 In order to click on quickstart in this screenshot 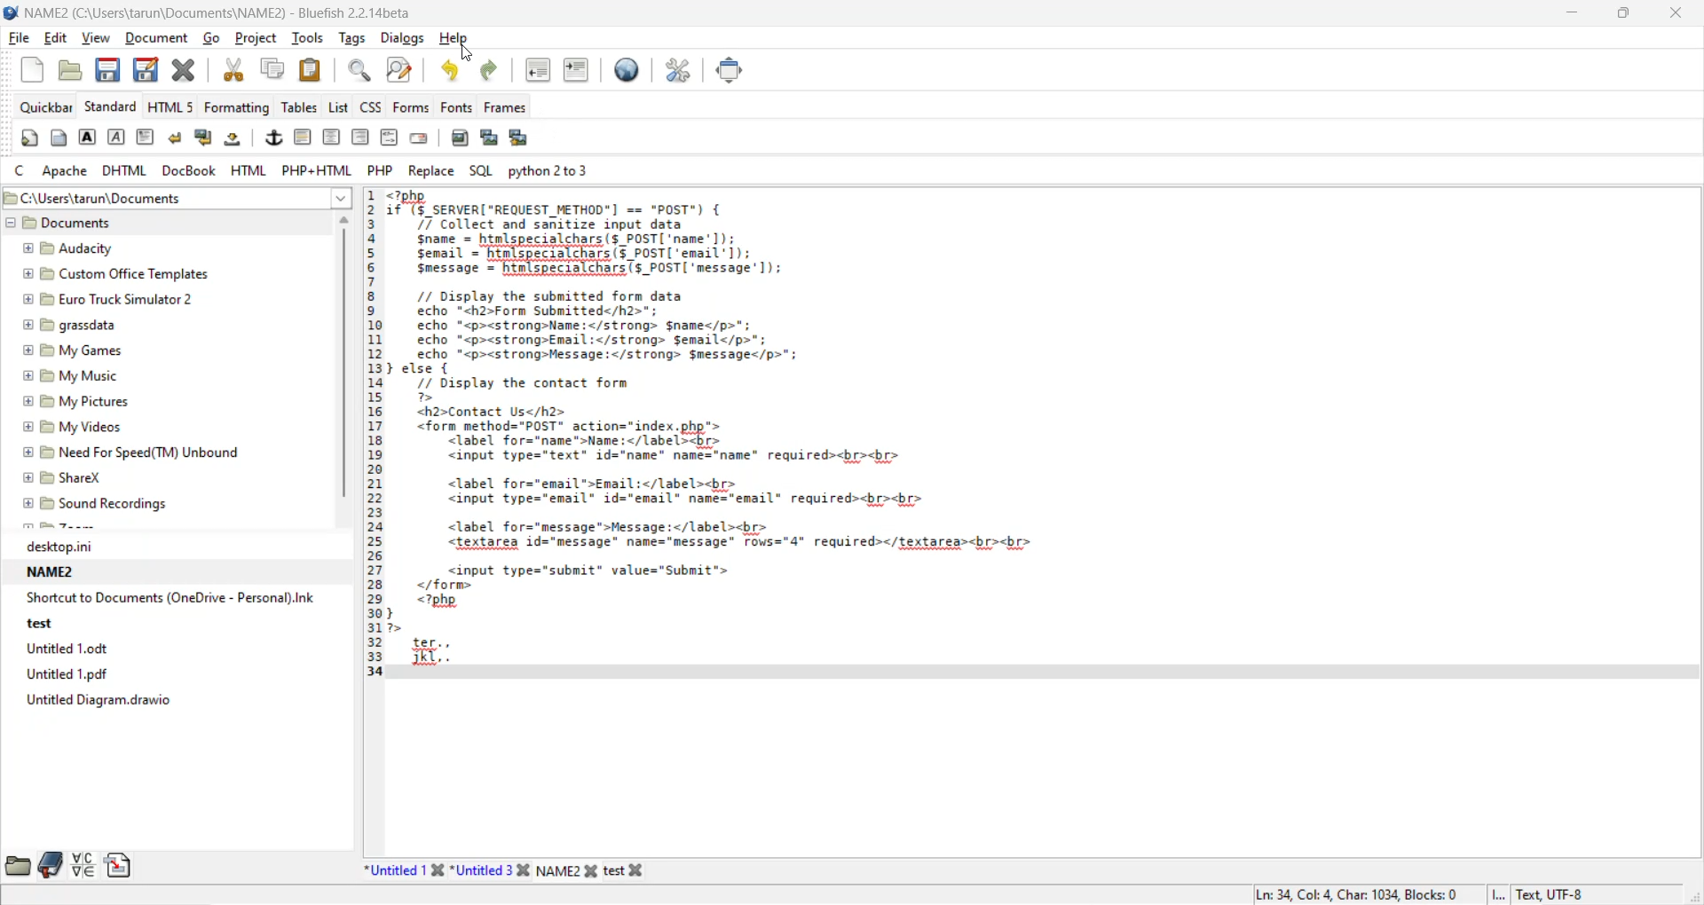, I will do `click(32, 138)`.